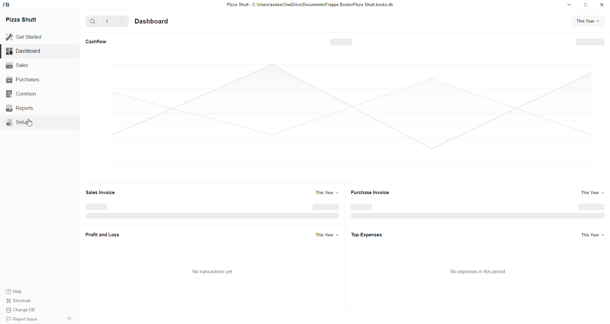  Describe the element at coordinates (587, 6) in the screenshot. I see `resize` at that location.